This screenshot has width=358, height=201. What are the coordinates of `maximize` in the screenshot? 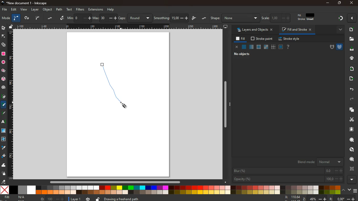 It's located at (340, 3).